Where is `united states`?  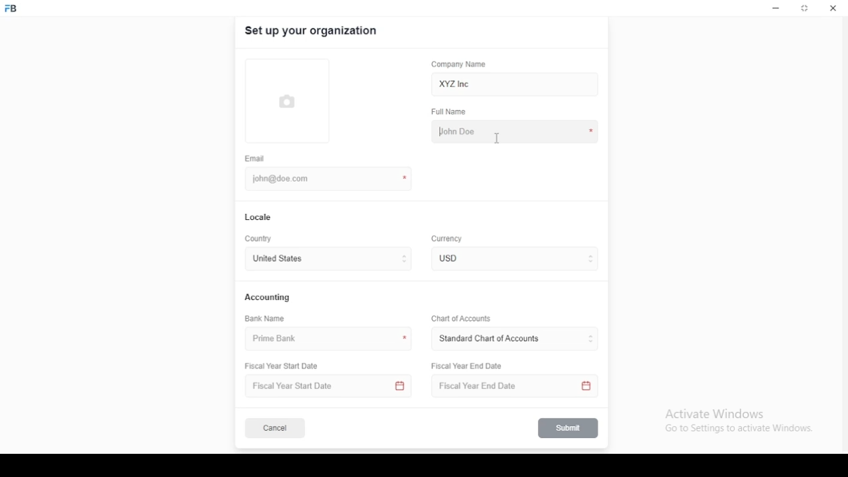 united states is located at coordinates (277, 260).